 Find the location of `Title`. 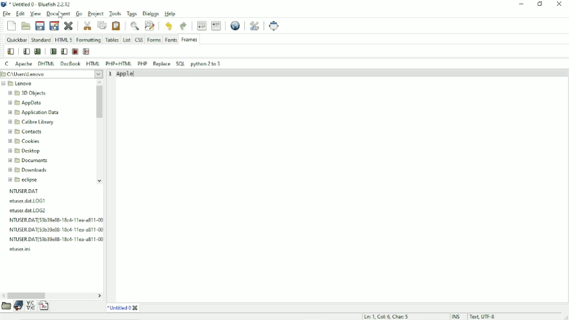

Title is located at coordinates (123, 308).